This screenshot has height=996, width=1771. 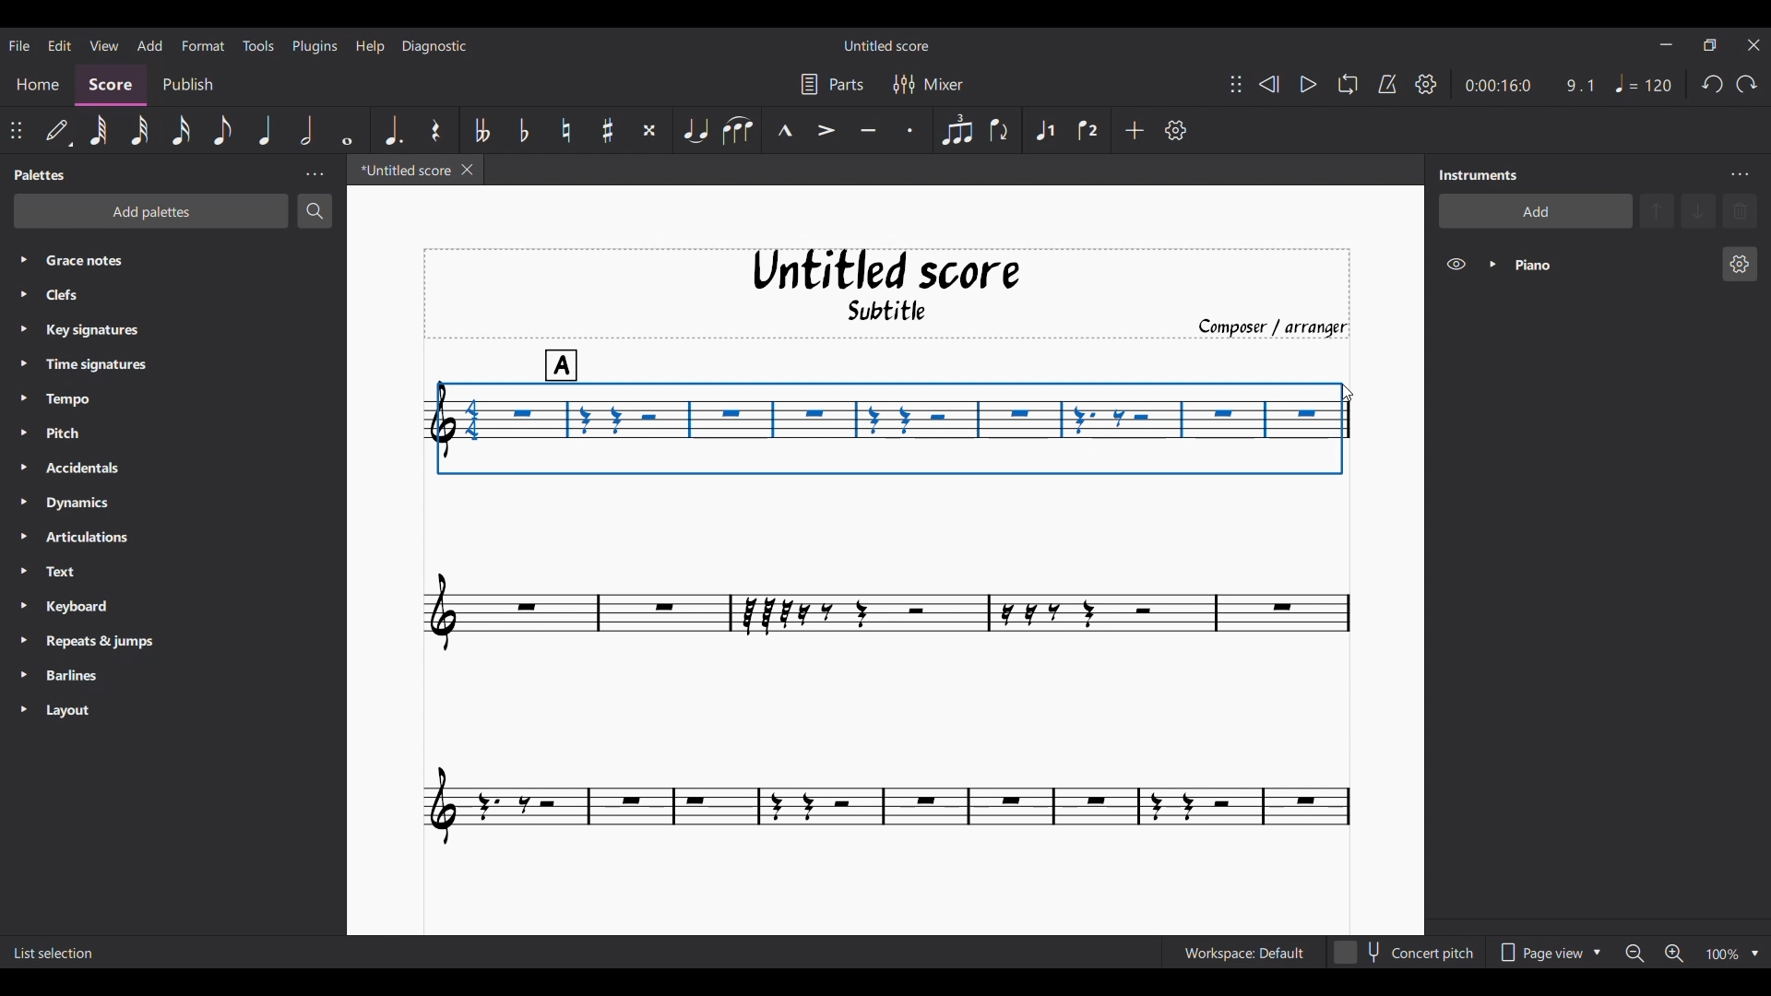 What do you see at coordinates (400, 170) in the screenshot?
I see `Current tab` at bounding box center [400, 170].